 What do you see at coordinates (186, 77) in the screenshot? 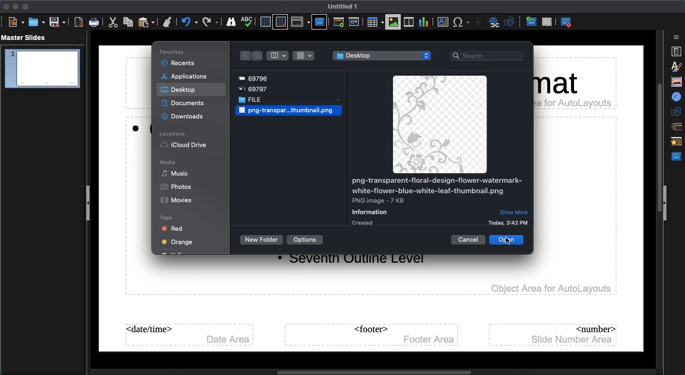
I see `Applications` at bounding box center [186, 77].